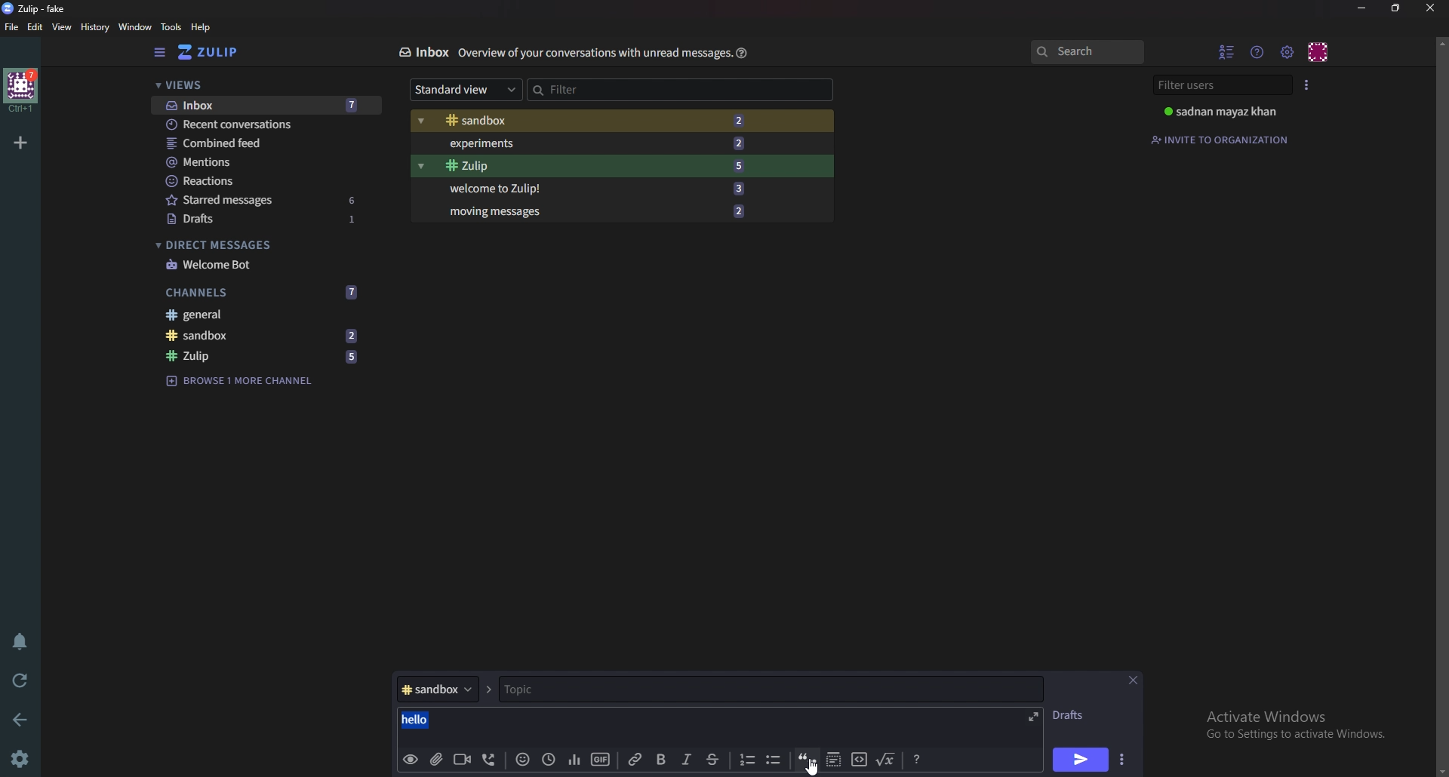  I want to click on Welcome bot, so click(263, 266).